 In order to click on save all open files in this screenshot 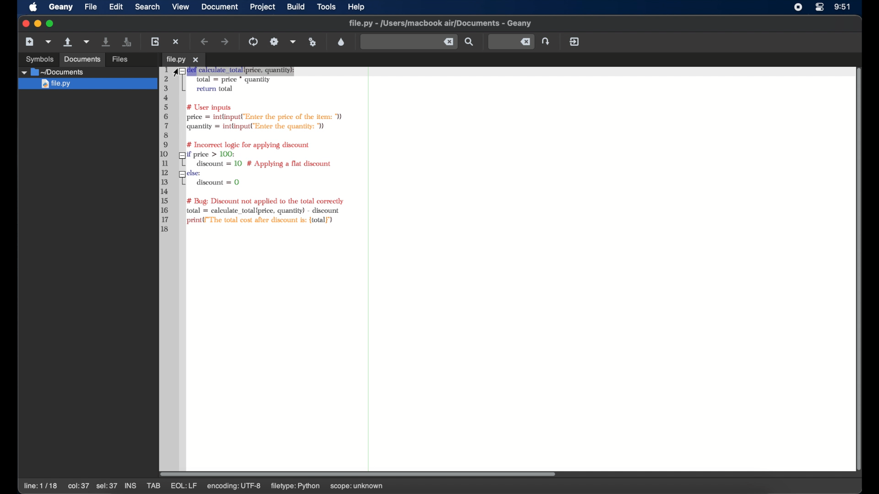, I will do `click(126, 42)`.